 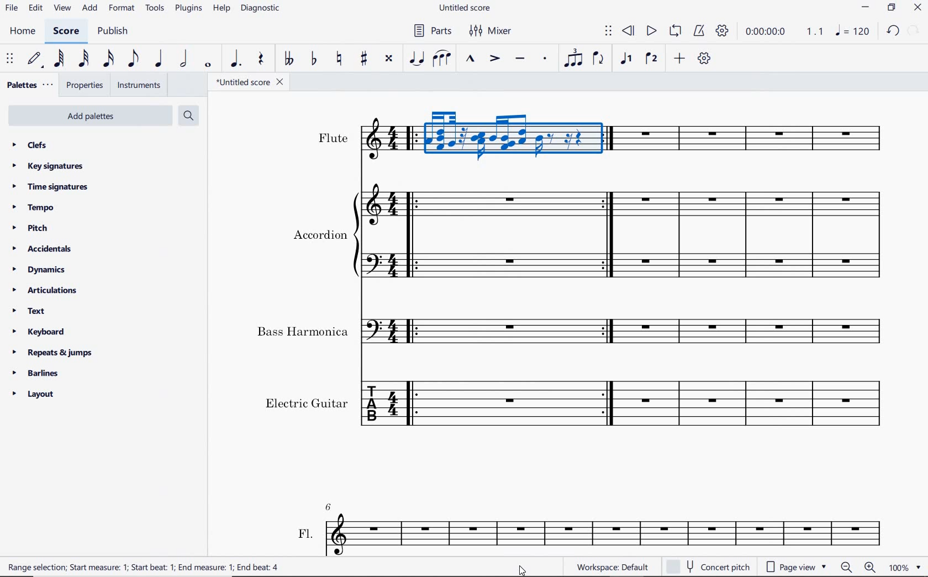 I want to click on plugins, so click(x=188, y=8).